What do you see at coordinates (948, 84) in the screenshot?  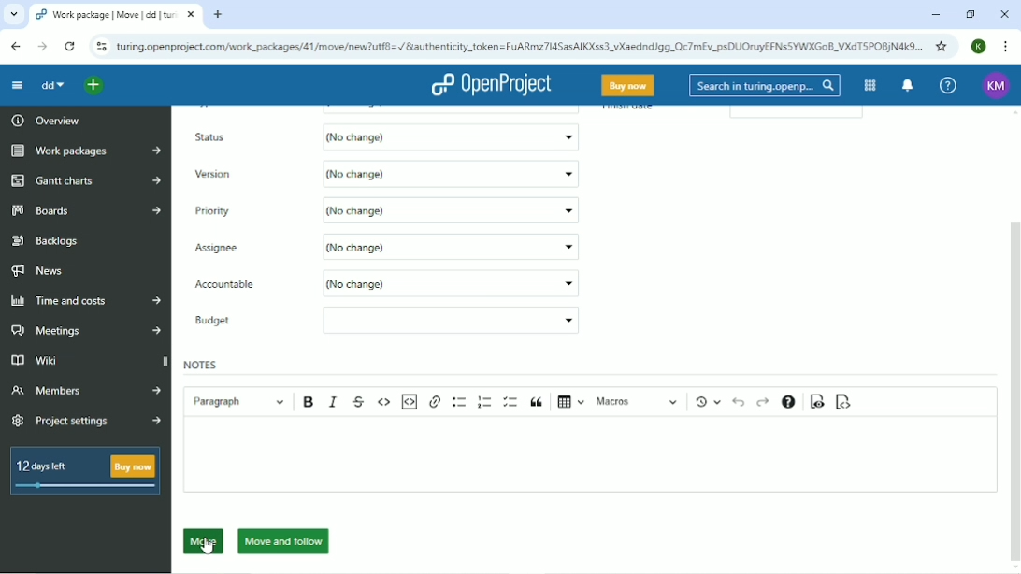 I see `Help` at bounding box center [948, 84].